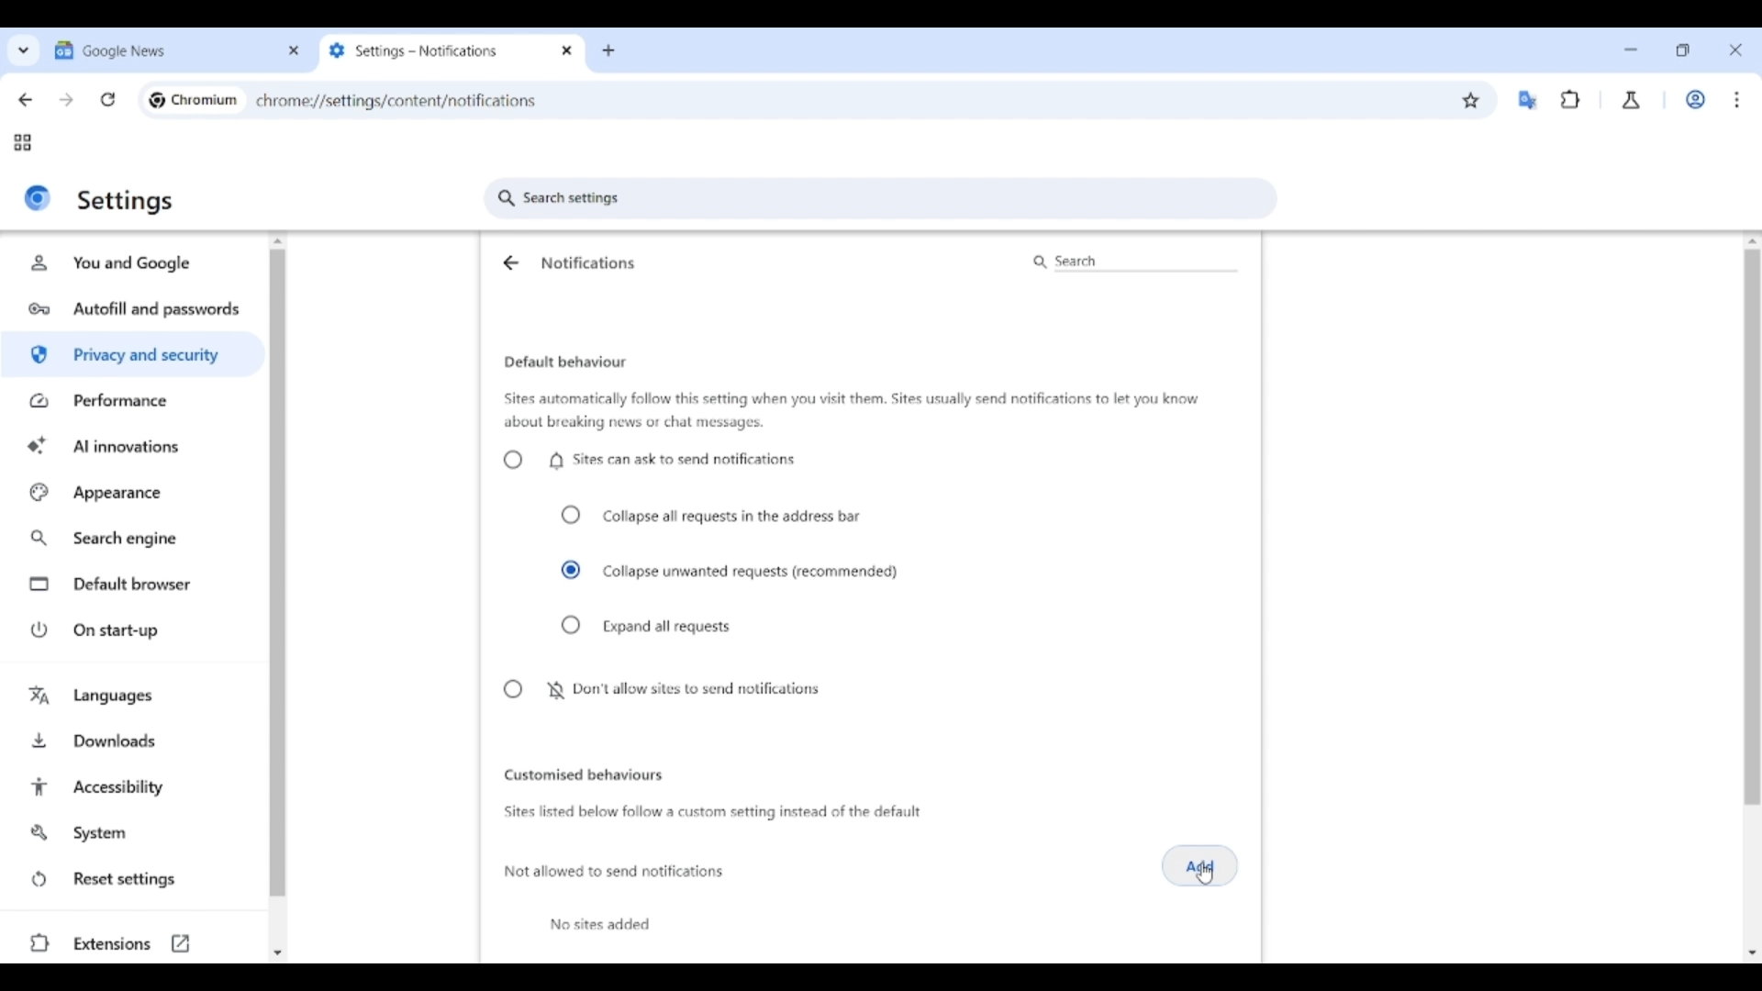 The image size is (1762, 991). I want to click on Minimize, so click(1631, 50).